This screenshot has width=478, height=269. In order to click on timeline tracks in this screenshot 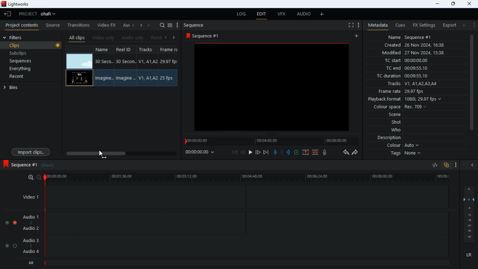, I will do `click(247, 221)`.